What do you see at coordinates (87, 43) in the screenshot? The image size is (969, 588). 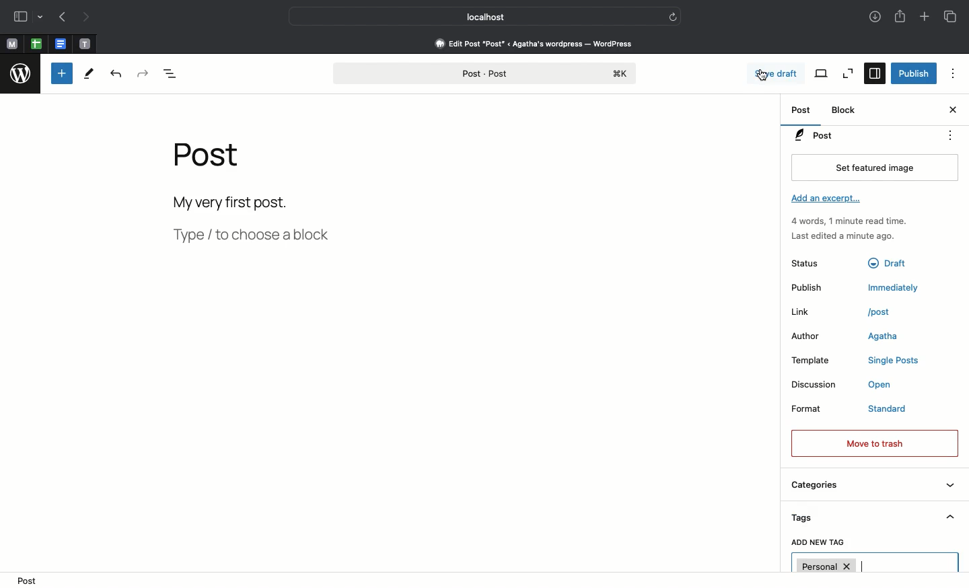 I see `Pinned tabs` at bounding box center [87, 43].